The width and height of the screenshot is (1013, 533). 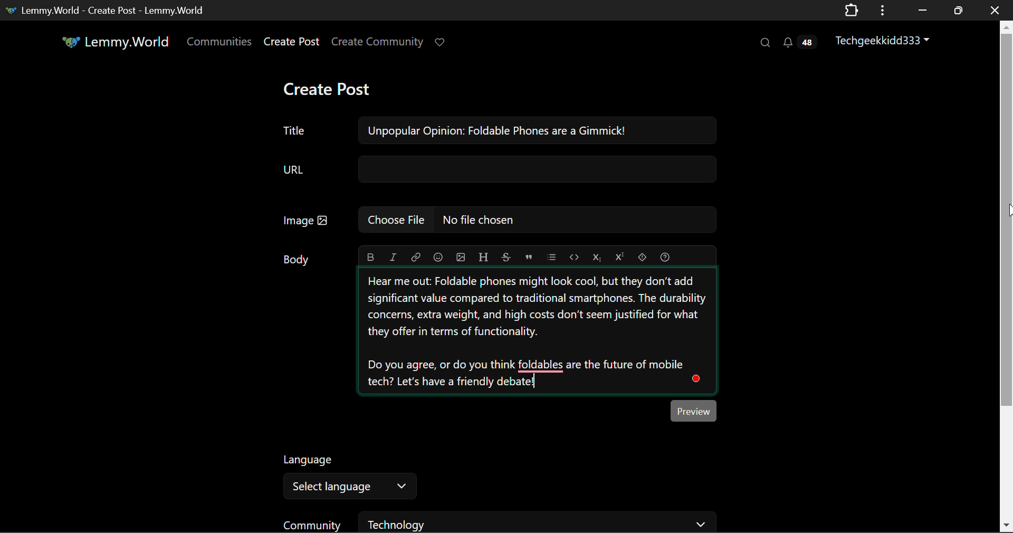 I want to click on Create Post, so click(x=291, y=43).